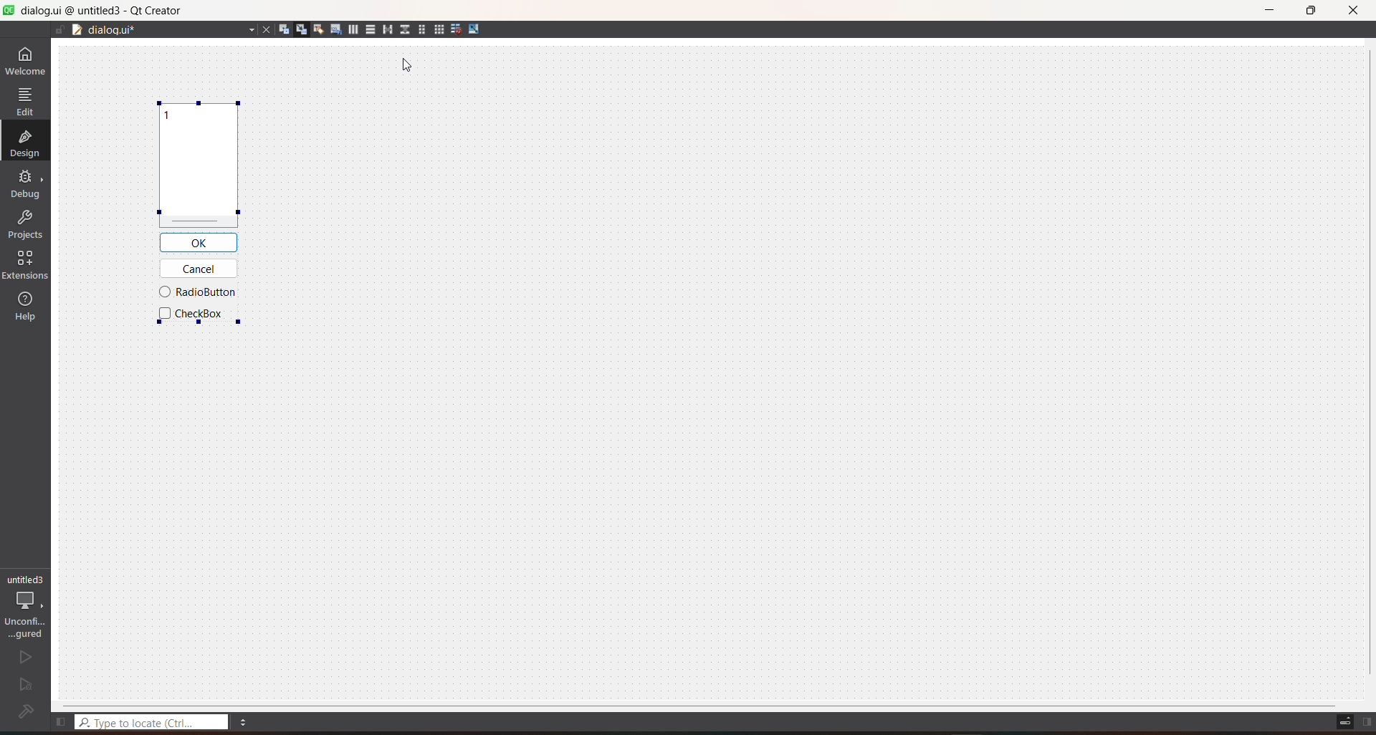 This screenshot has height=735, width=1376. What do you see at coordinates (1268, 12) in the screenshot?
I see `minimize` at bounding box center [1268, 12].